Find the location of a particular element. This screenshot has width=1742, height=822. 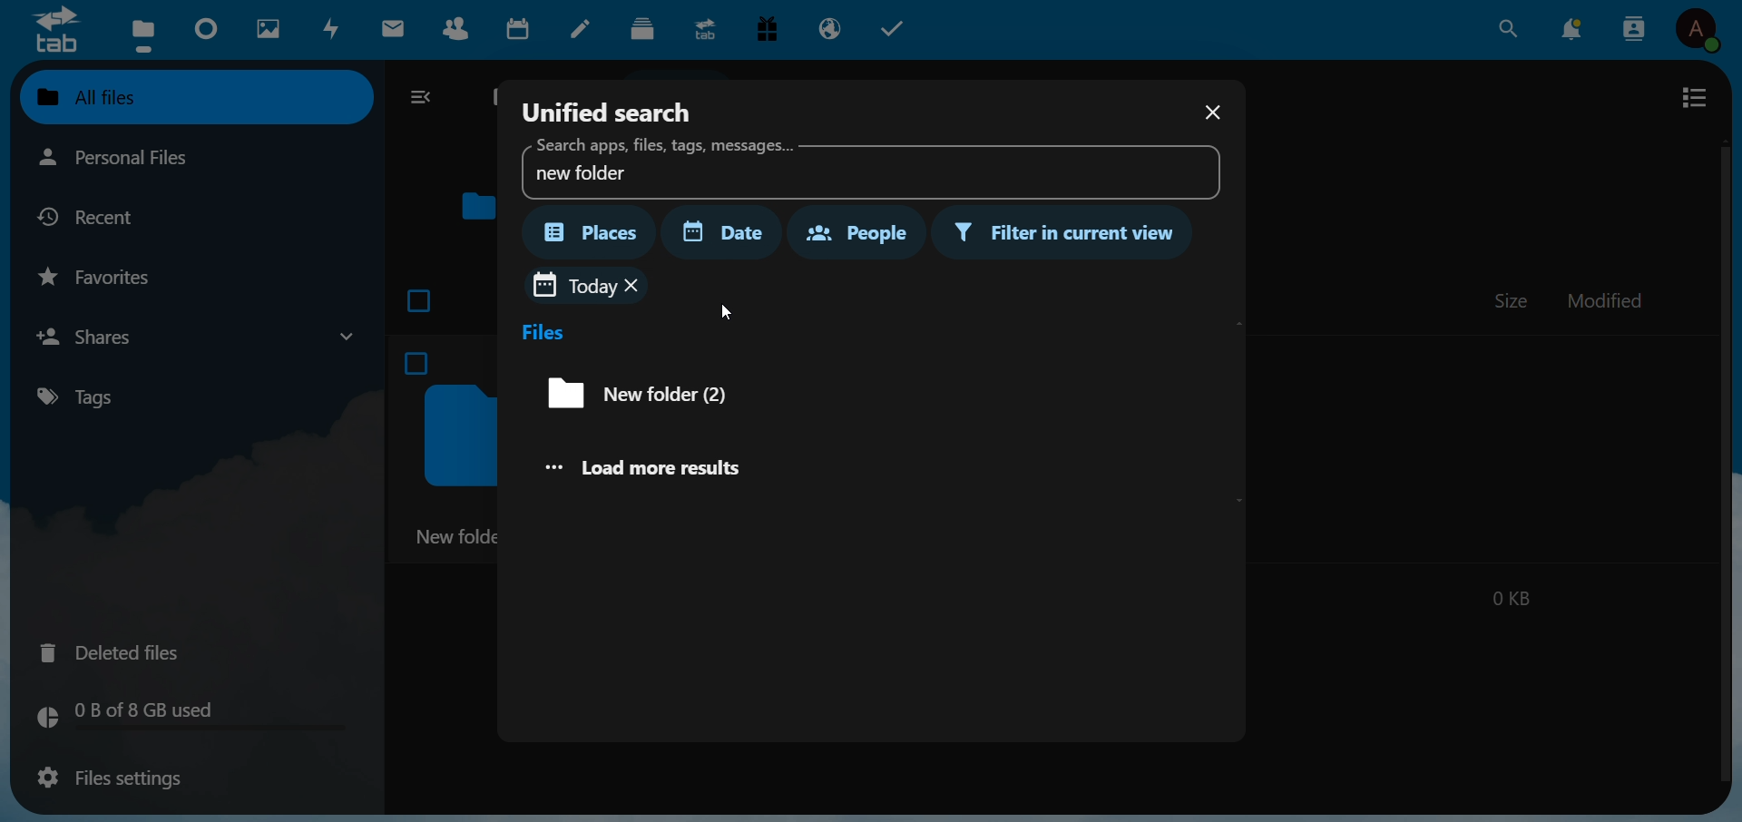

images is located at coordinates (267, 29).